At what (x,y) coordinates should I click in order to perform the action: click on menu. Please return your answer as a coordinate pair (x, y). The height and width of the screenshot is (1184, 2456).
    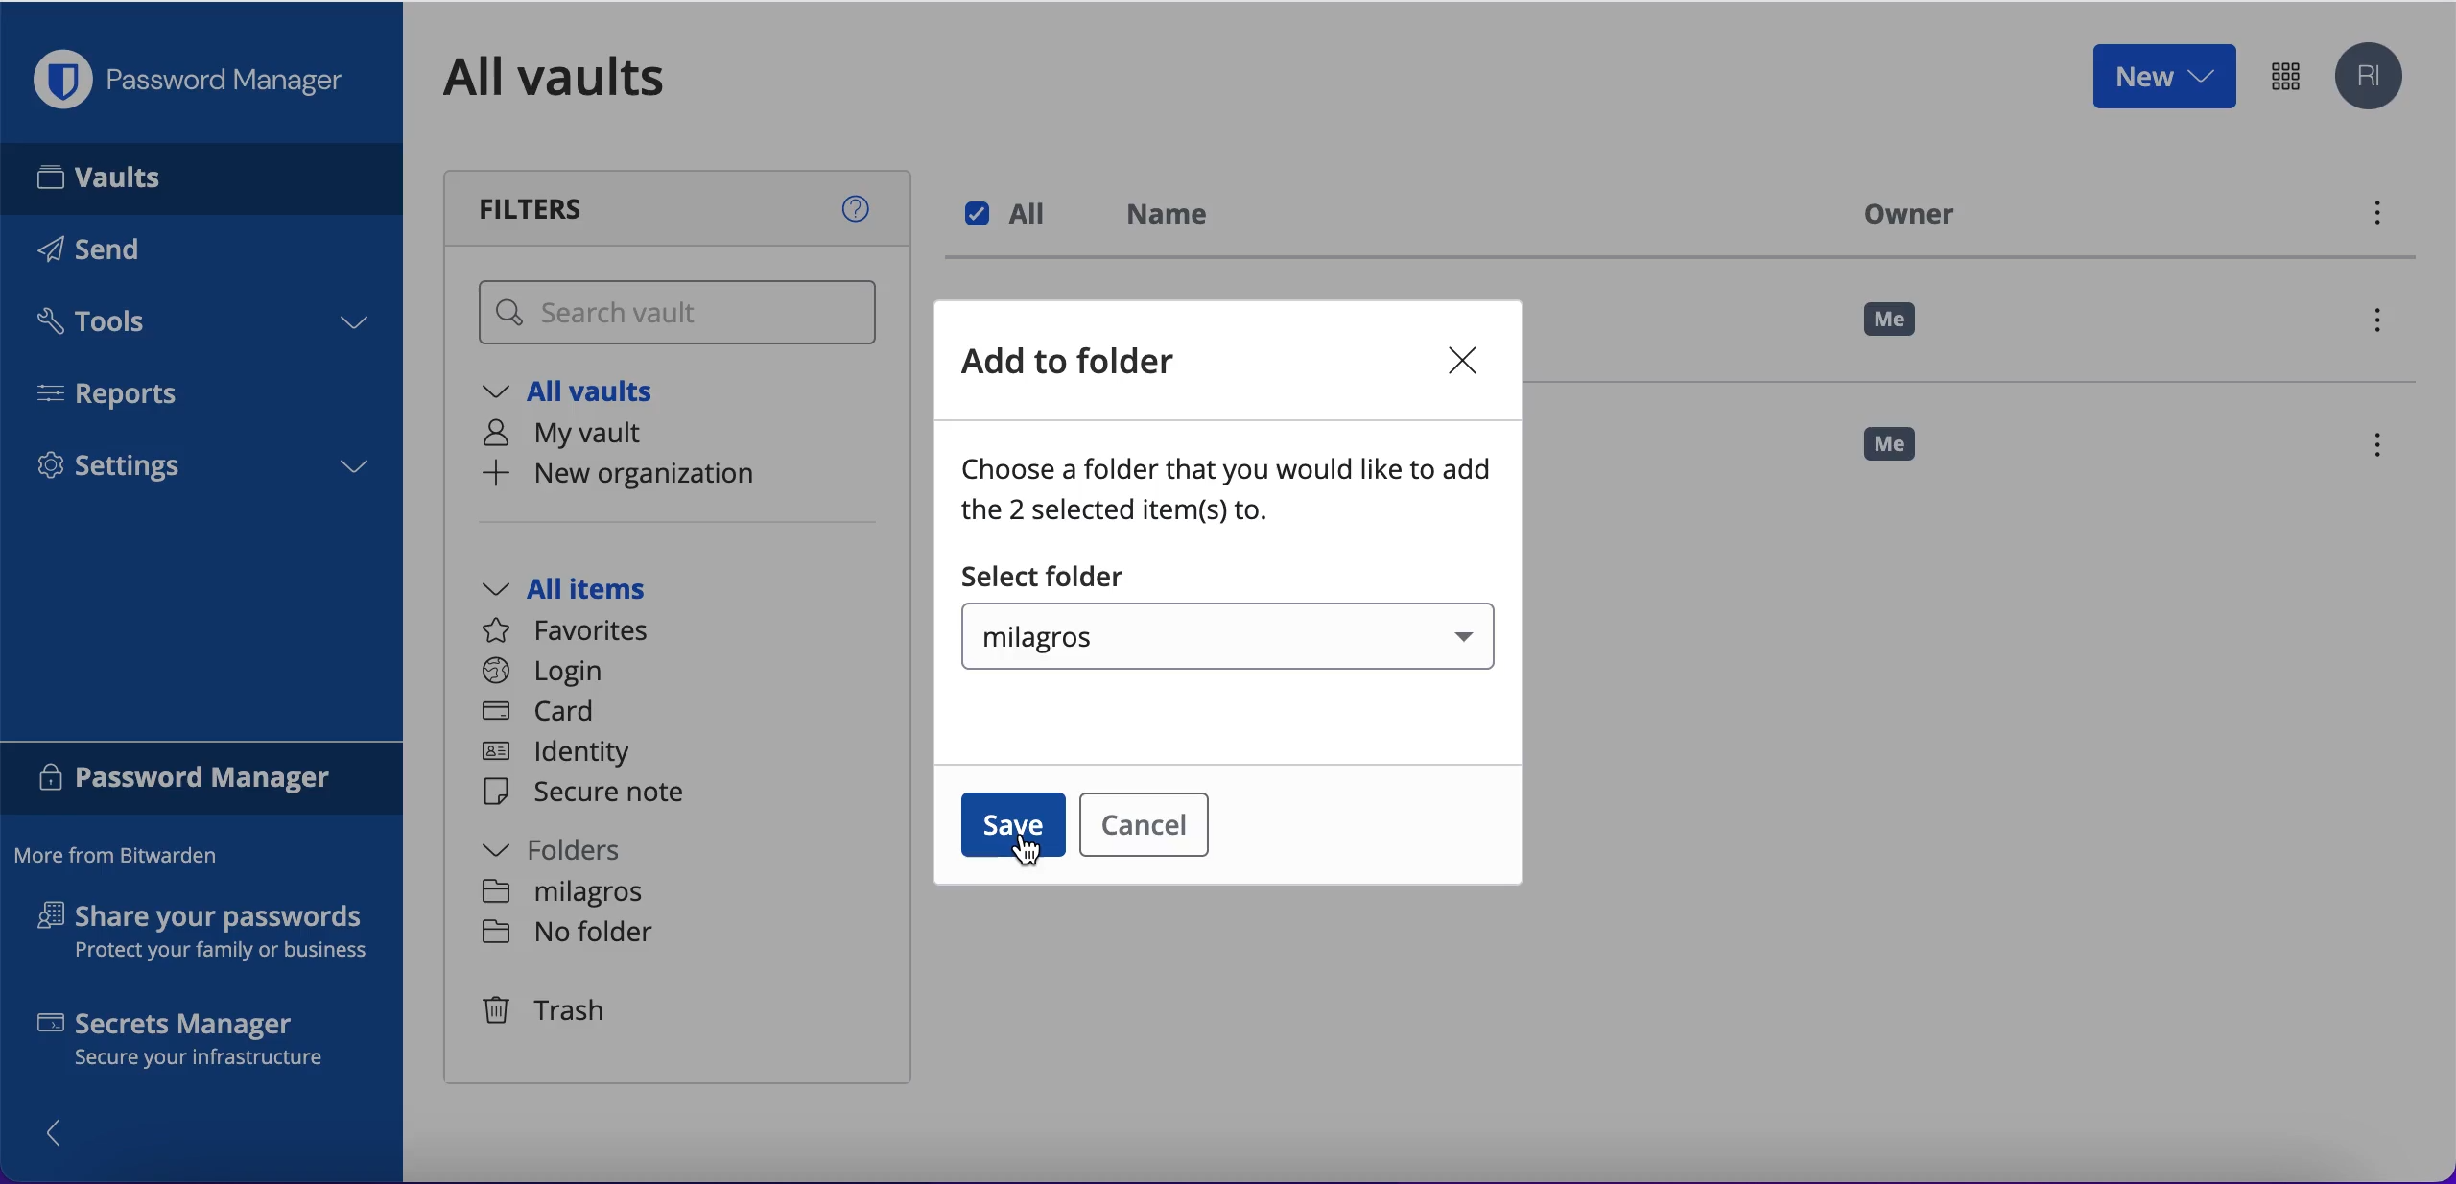
    Looking at the image, I should click on (2374, 218).